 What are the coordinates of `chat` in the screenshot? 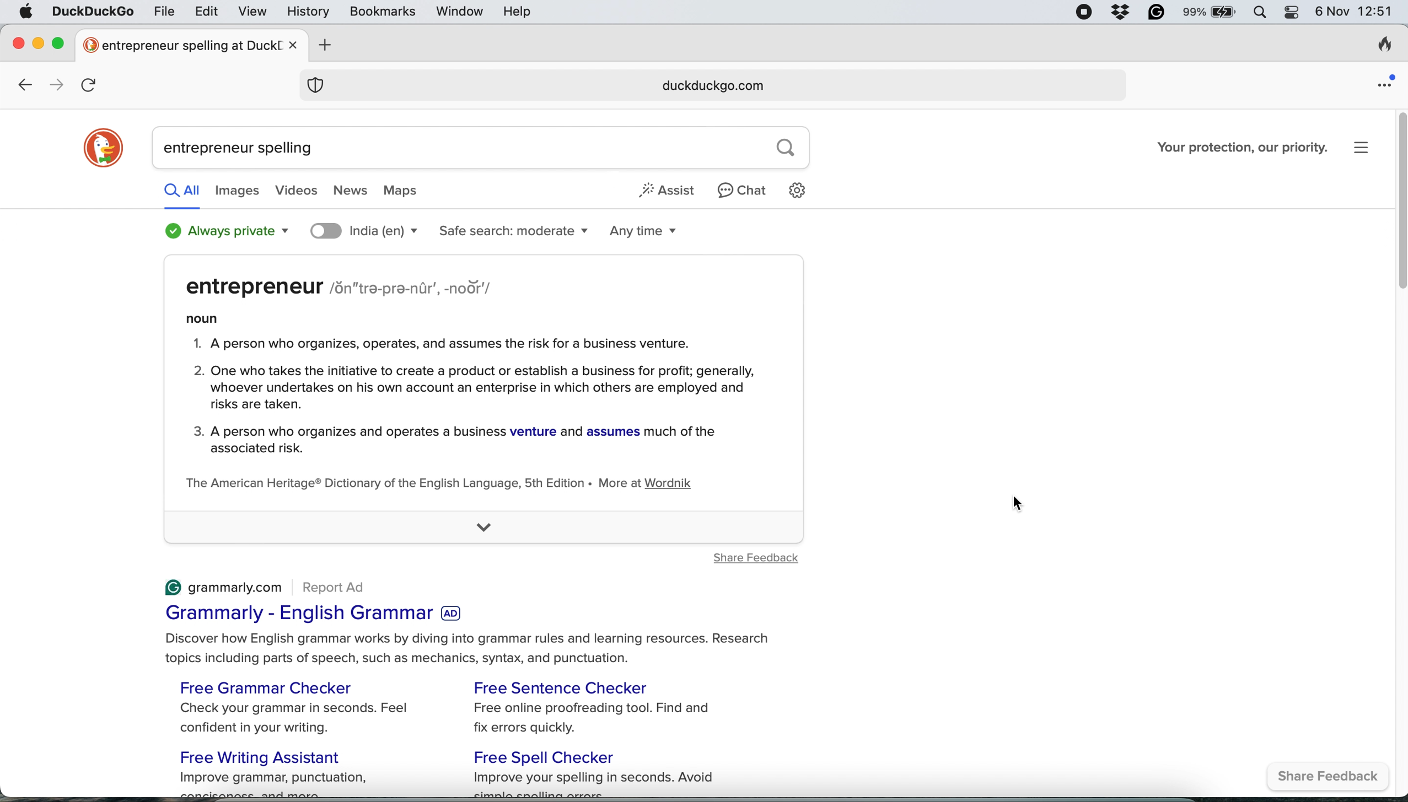 It's located at (743, 192).